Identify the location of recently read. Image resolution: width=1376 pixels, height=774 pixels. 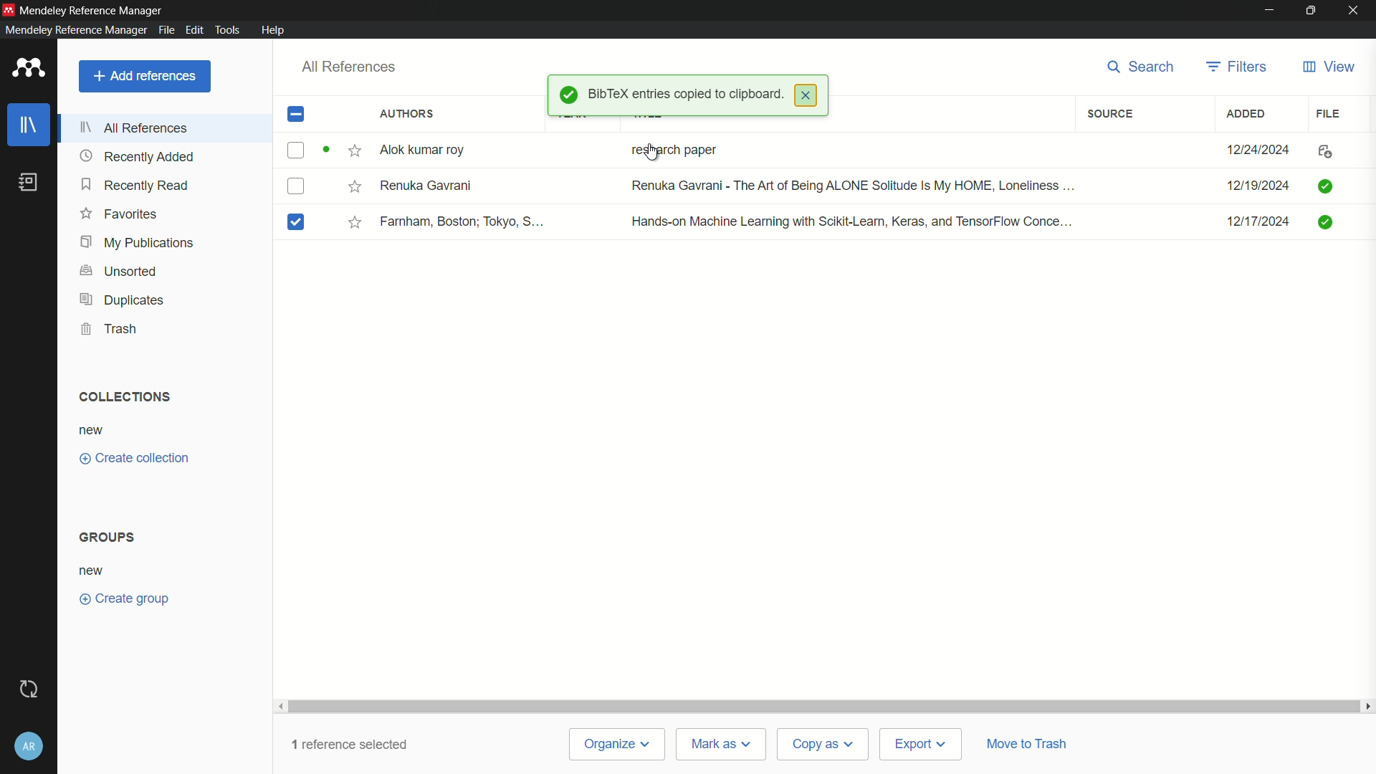
(135, 186).